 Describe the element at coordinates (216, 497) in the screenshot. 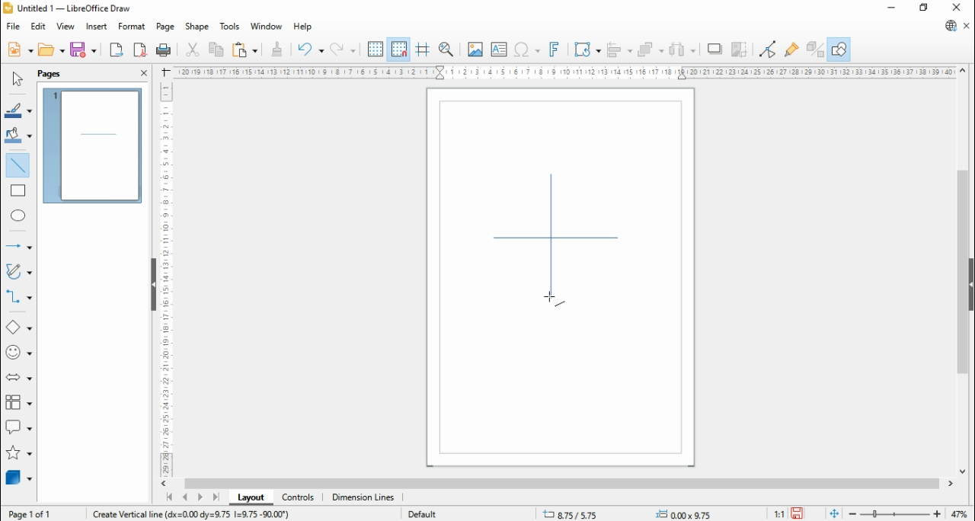

I see `last page` at that location.